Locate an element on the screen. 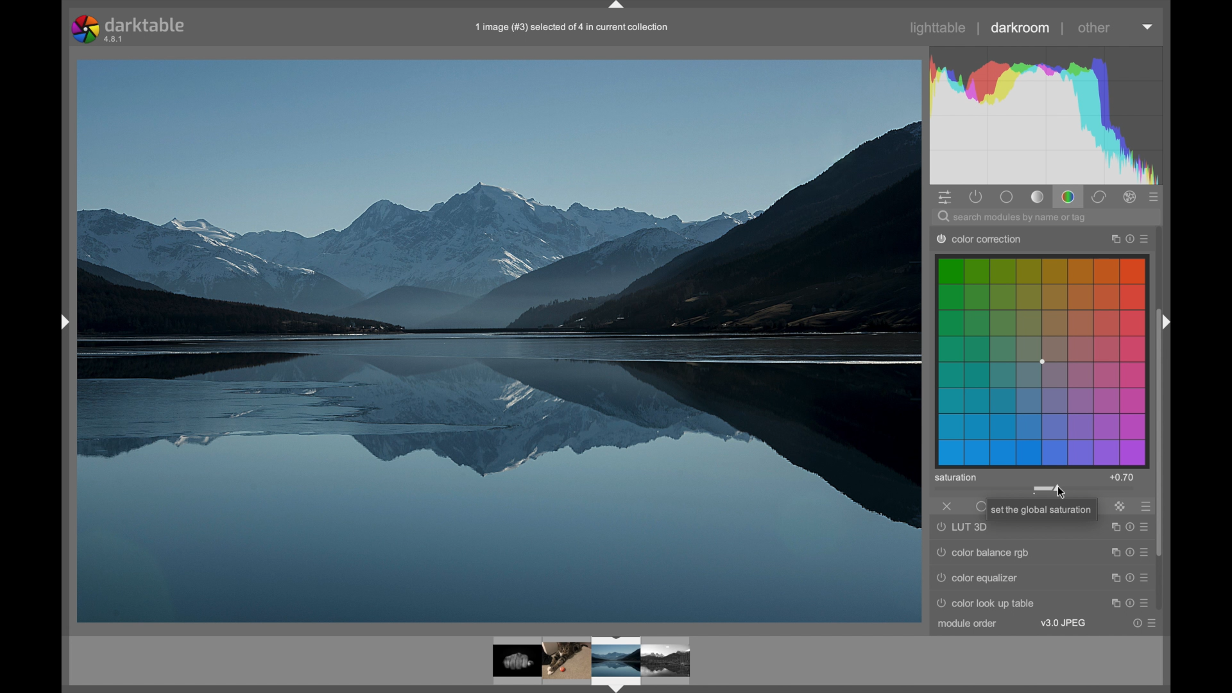 The height and width of the screenshot is (693, 1232). more options is located at coordinates (1129, 238).